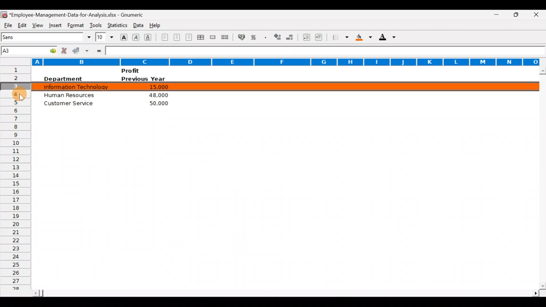 Image resolution: width=546 pixels, height=307 pixels. I want to click on Columns, so click(272, 60).